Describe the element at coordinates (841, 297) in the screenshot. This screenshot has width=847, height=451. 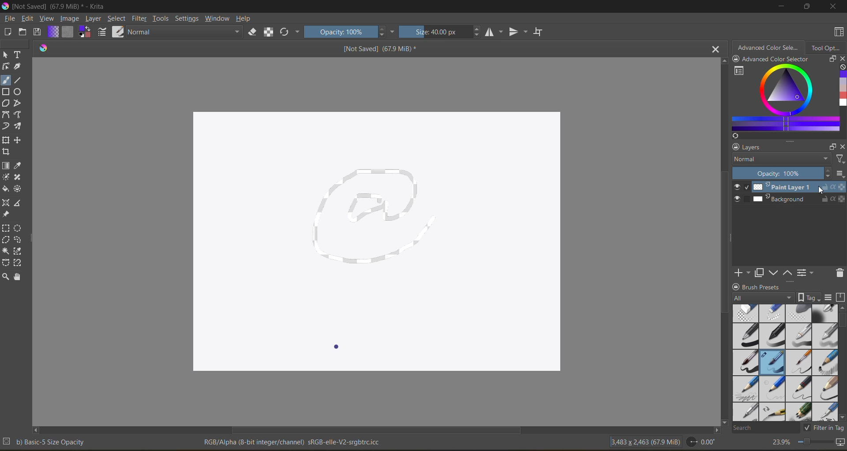
I see `storage resources` at that location.